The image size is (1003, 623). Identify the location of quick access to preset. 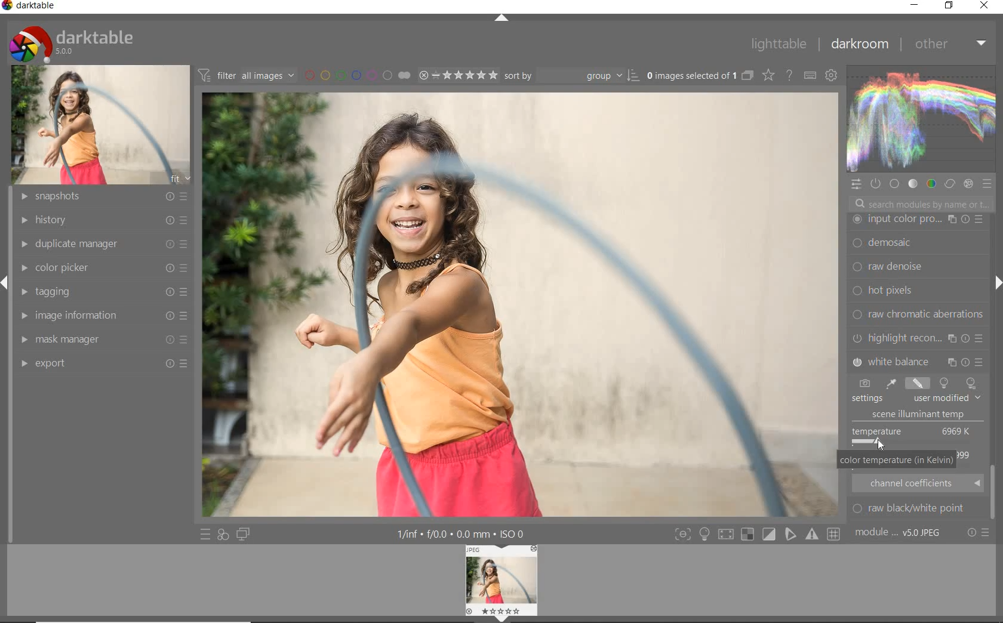
(205, 533).